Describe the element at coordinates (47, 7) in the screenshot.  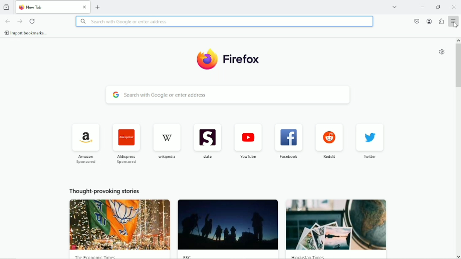
I see `current tab` at that location.